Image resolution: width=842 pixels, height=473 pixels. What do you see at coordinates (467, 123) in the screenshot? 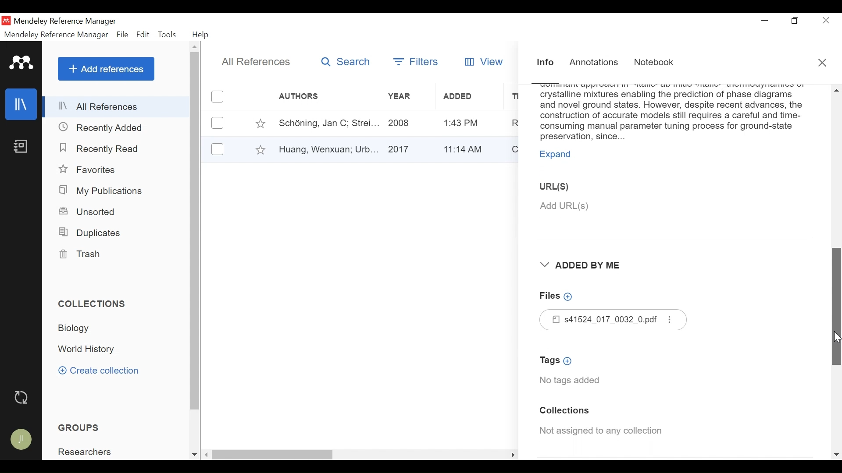
I see `Added` at bounding box center [467, 123].